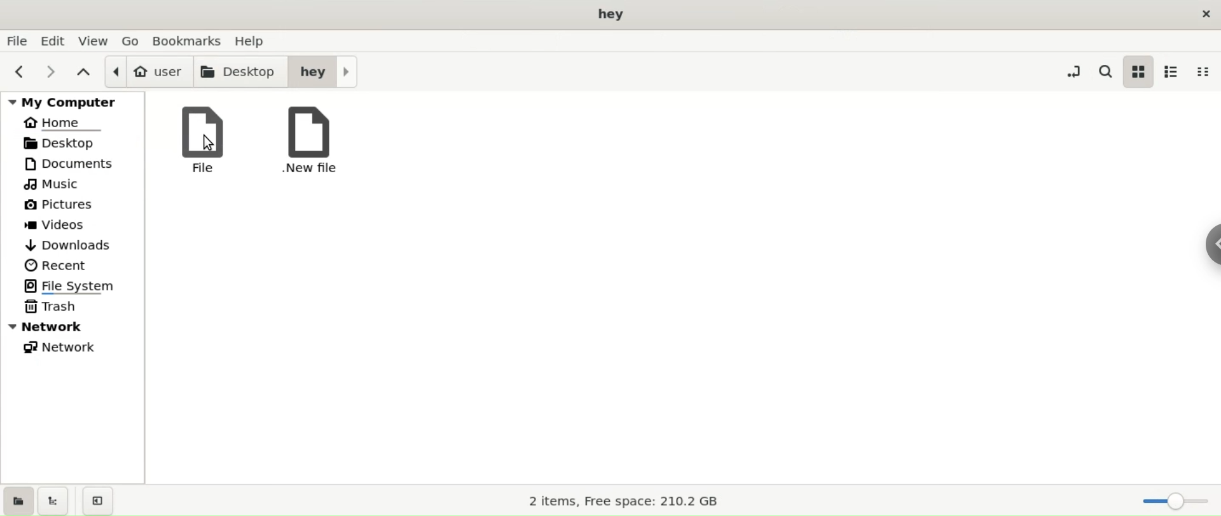 This screenshot has width=1221, height=516. I want to click on list view, so click(1175, 72).